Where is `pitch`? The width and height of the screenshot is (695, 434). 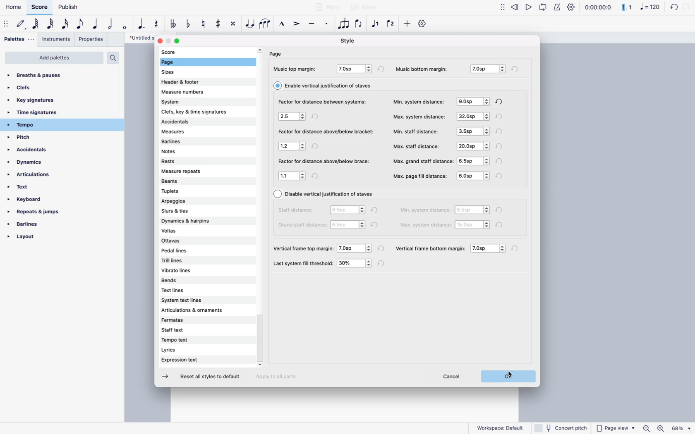
pitch is located at coordinates (35, 138).